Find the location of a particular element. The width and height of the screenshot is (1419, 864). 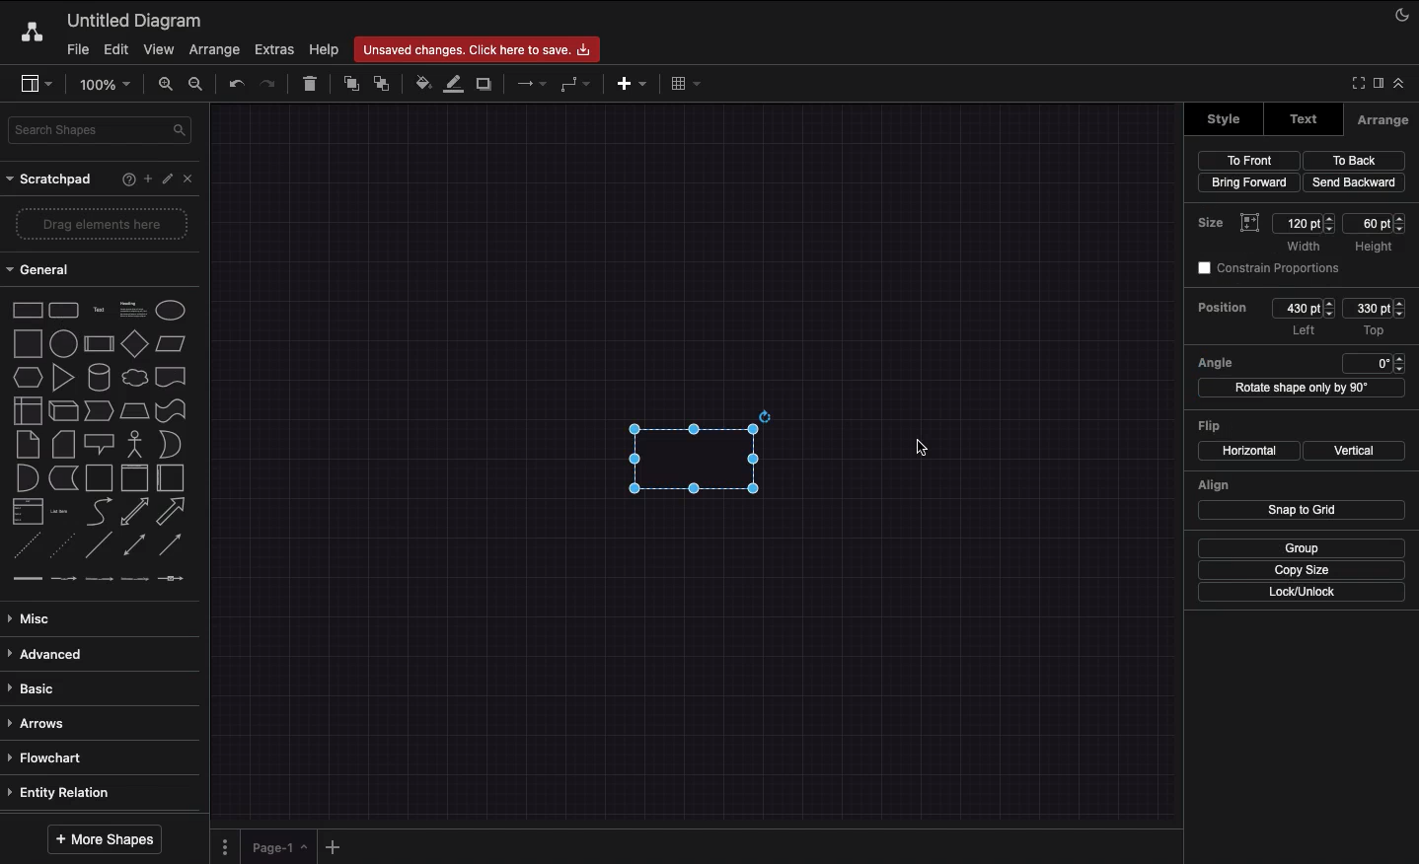

Arrows is located at coordinates (48, 725).